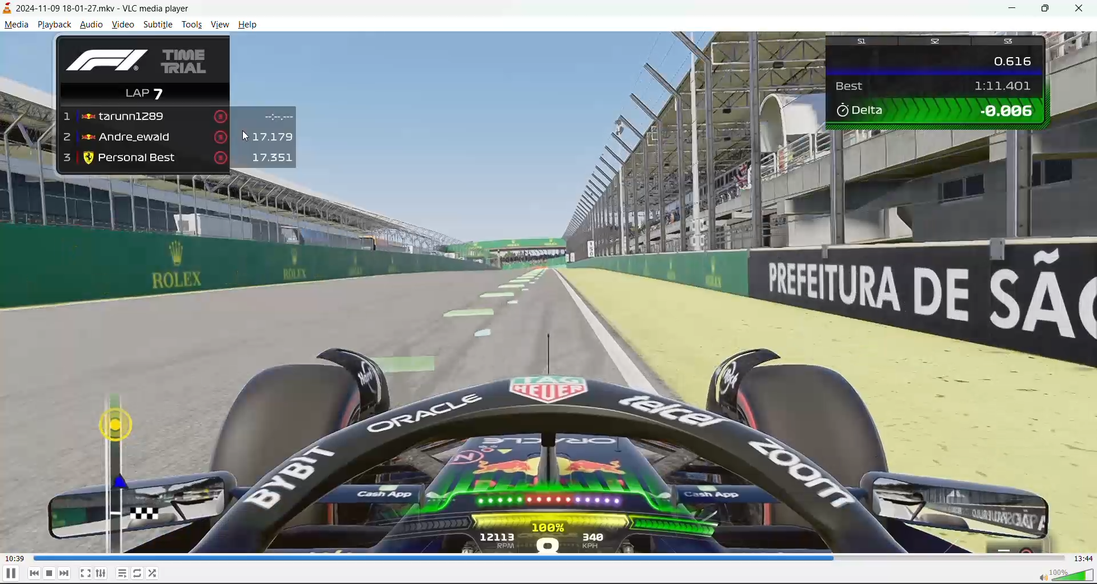 The width and height of the screenshot is (1097, 584). I want to click on previous, so click(34, 574).